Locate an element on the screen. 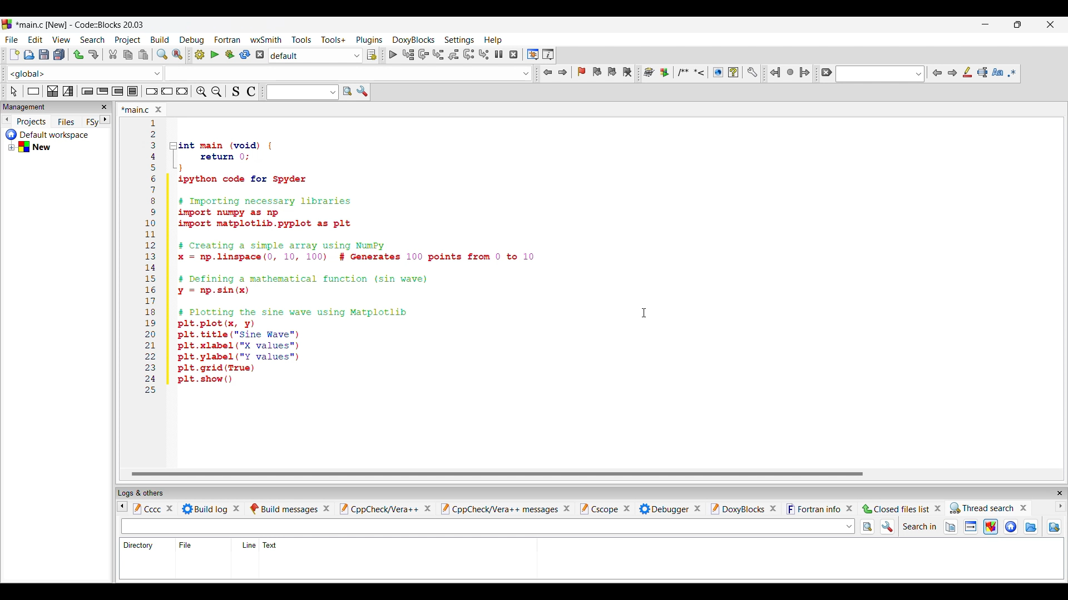 The height and width of the screenshot is (600, 1068). Selection is located at coordinates (70, 93).